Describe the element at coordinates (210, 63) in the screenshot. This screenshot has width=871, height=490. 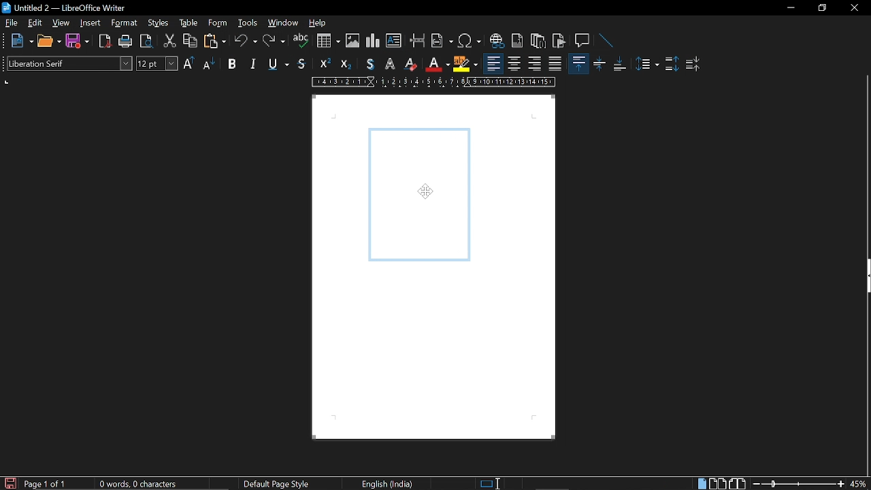
I see `Decrease text size` at that location.